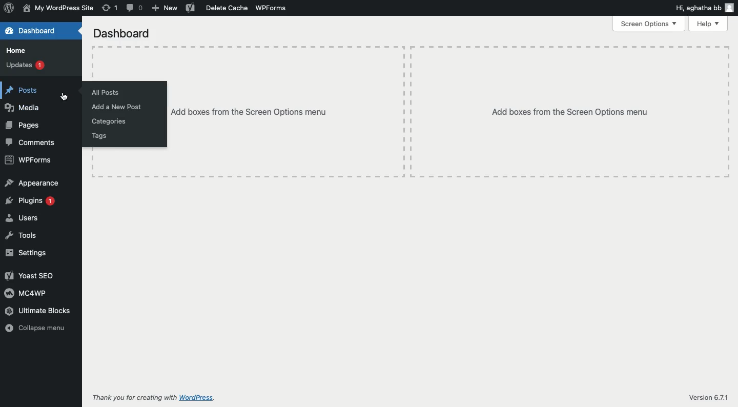  I want to click on Collapse menu , so click(42, 329).